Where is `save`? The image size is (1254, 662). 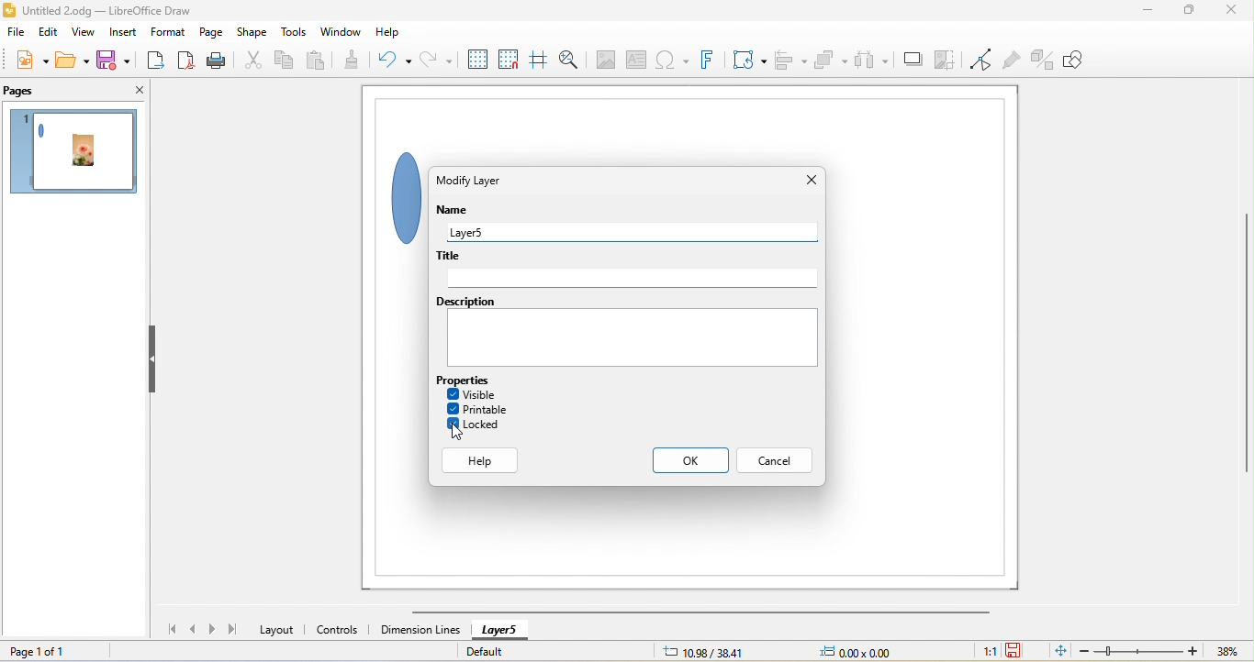
save is located at coordinates (111, 60).